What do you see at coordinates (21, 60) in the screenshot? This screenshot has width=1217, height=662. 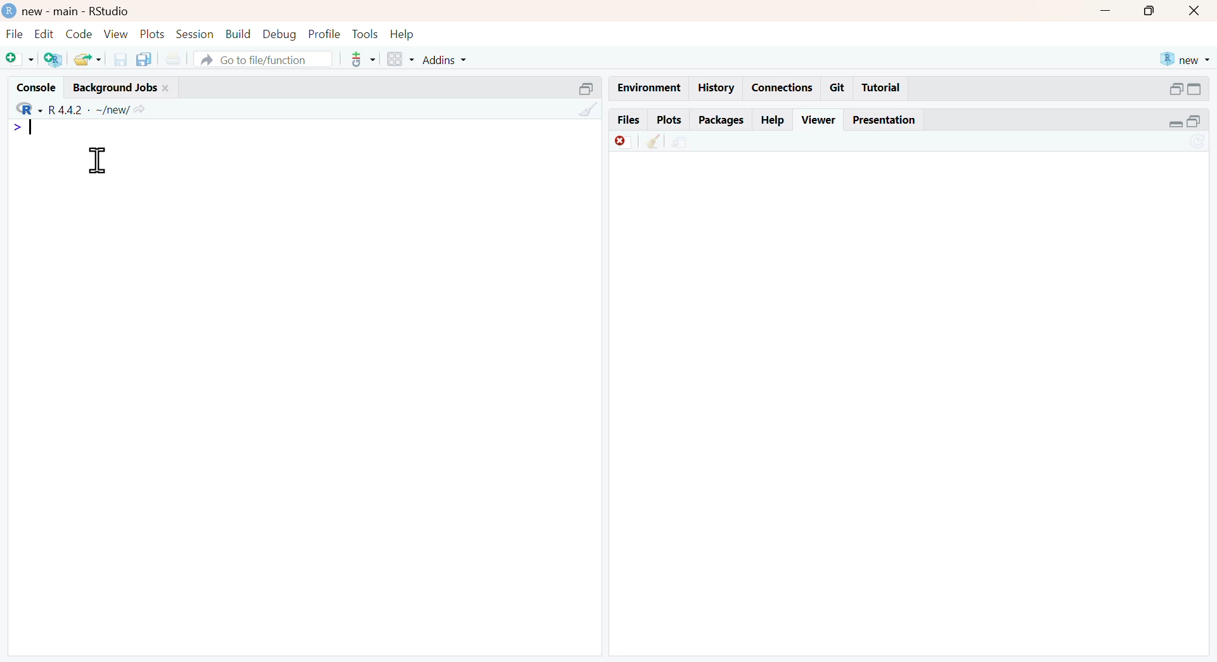 I see `Add file as` at bounding box center [21, 60].